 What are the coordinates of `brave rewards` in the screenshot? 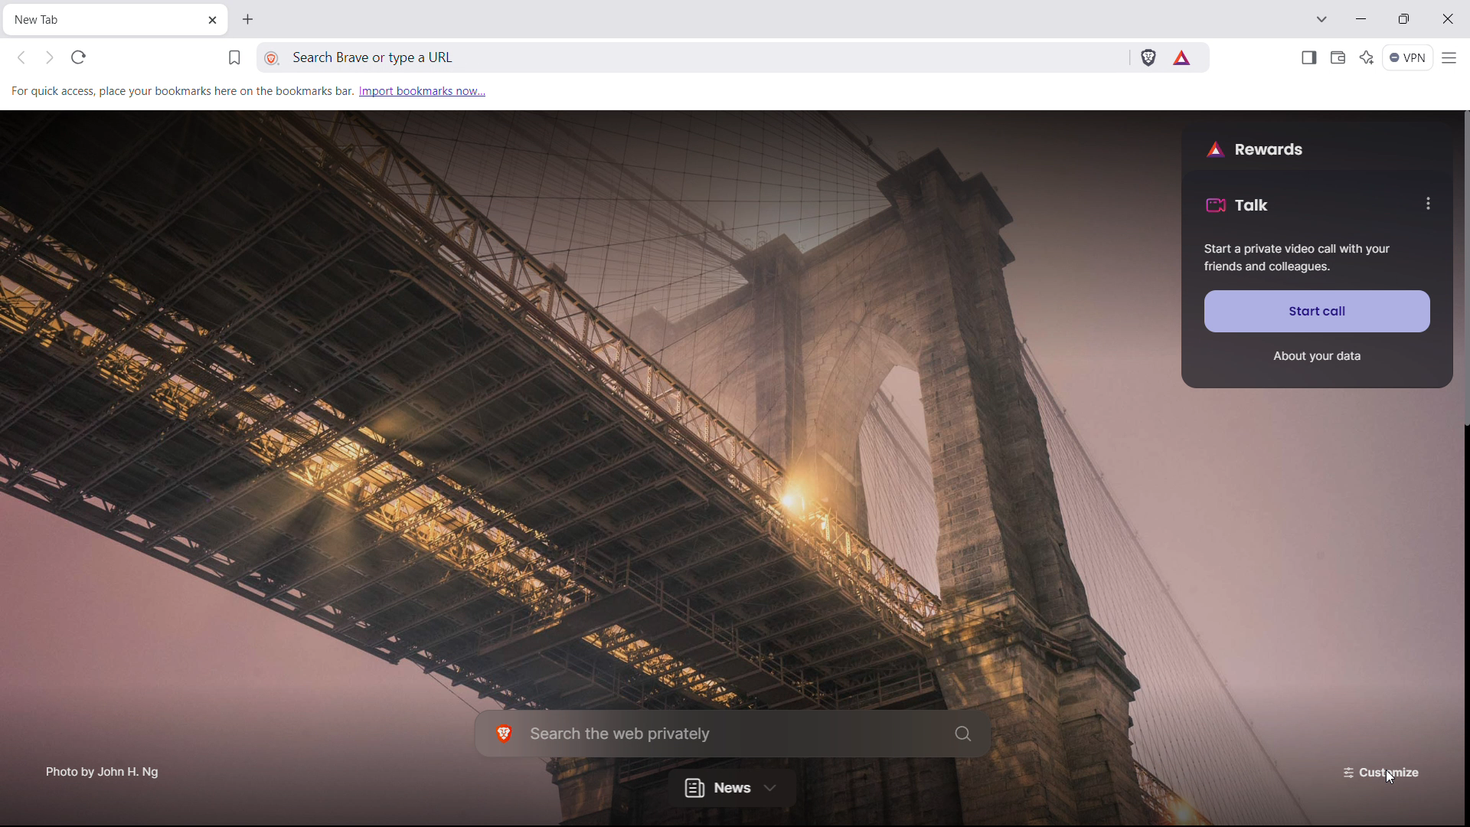 It's located at (1183, 57).